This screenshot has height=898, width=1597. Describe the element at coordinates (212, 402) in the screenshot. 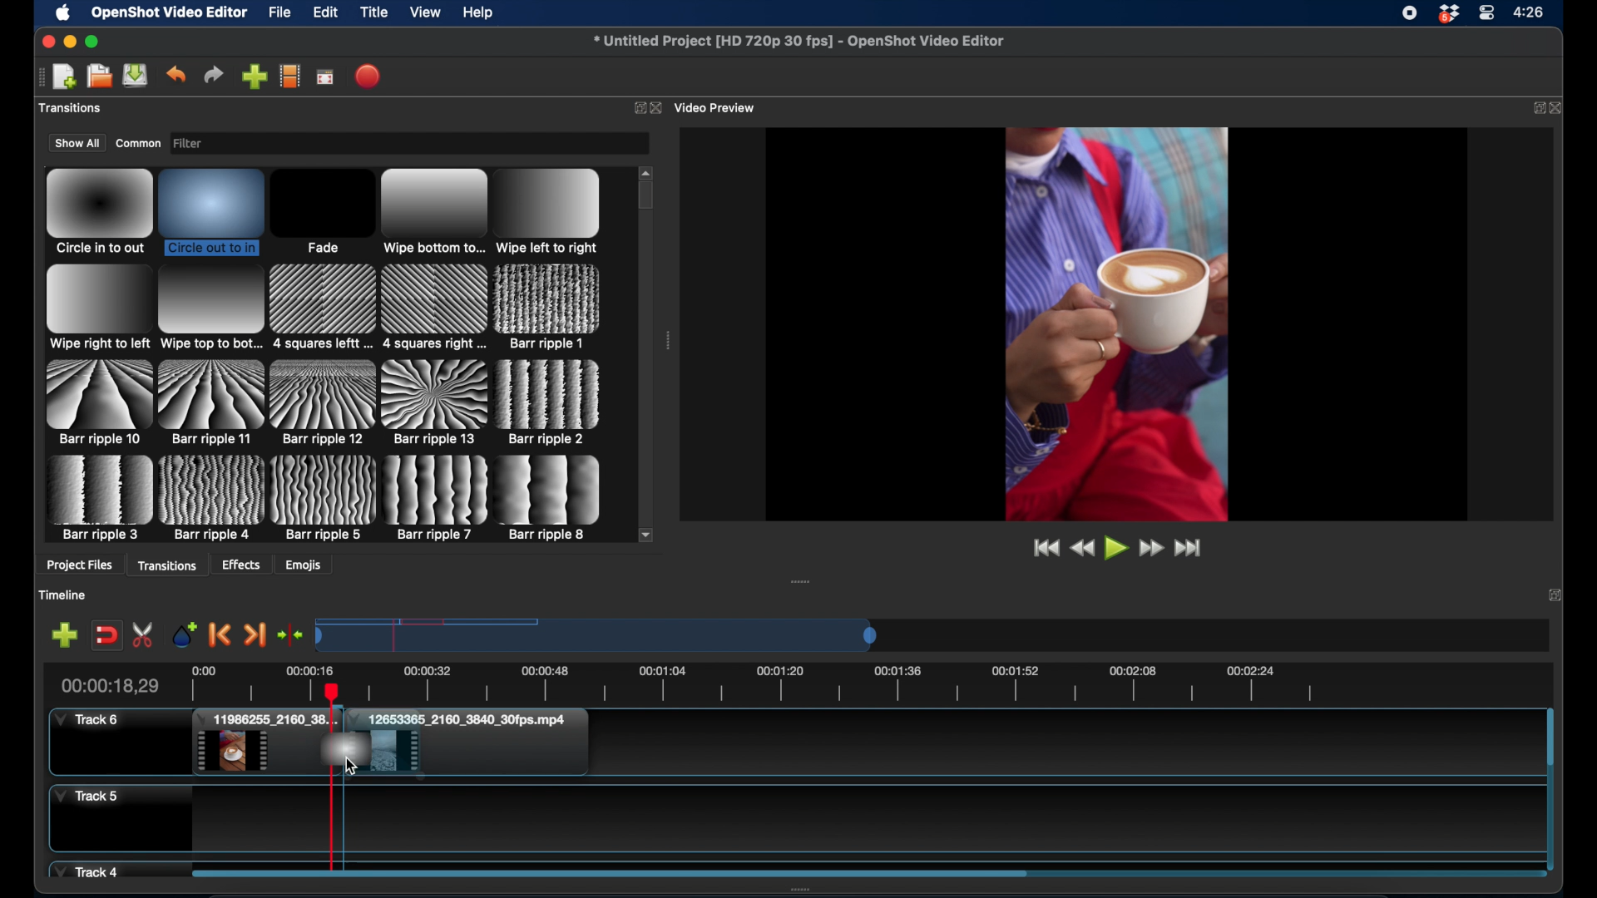

I see `transition` at that location.